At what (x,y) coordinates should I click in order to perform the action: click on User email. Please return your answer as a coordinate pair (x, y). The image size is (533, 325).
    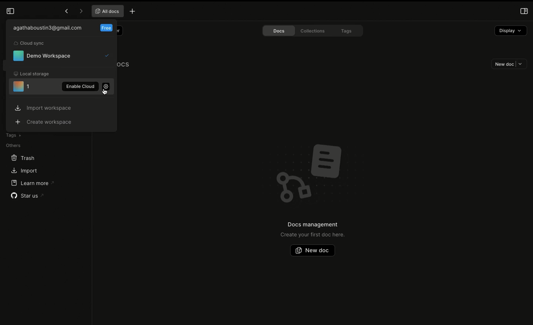
    Looking at the image, I should click on (49, 28).